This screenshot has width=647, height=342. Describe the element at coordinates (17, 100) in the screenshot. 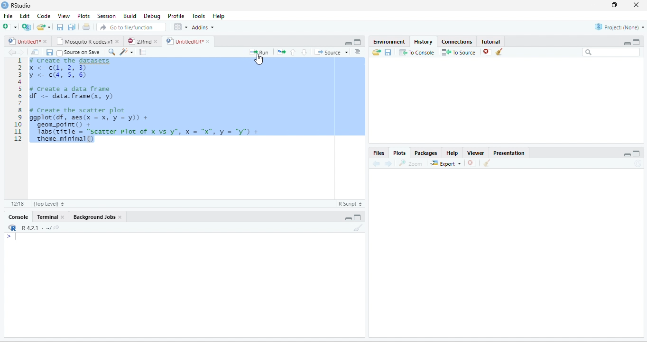

I see `Line numbers` at that location.